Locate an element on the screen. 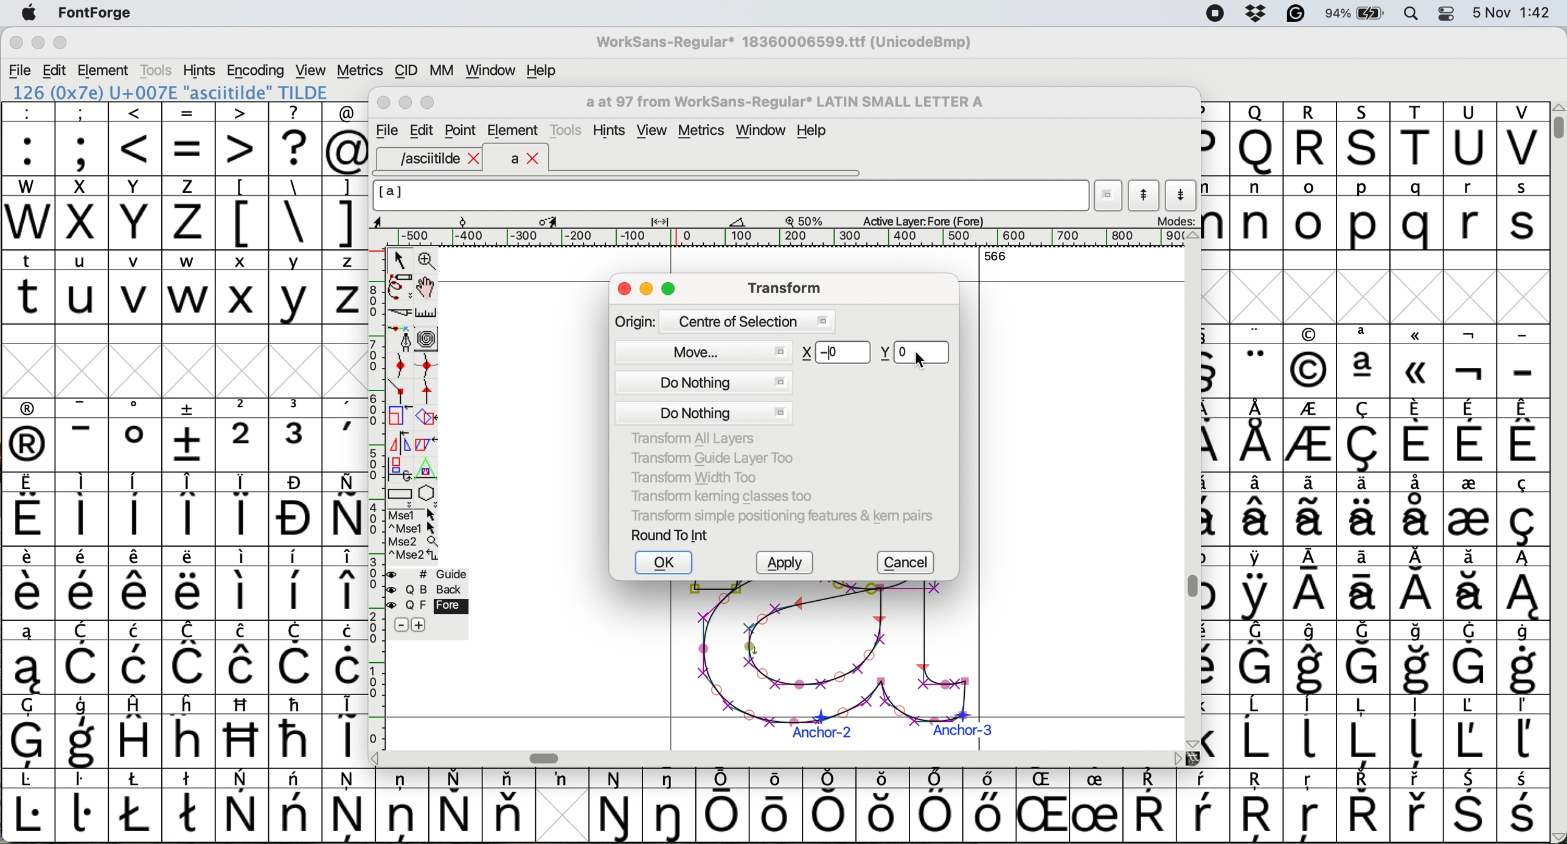 The height and width of the screenshot is (844, 1567). minimise is located at coordinates (36, 44).